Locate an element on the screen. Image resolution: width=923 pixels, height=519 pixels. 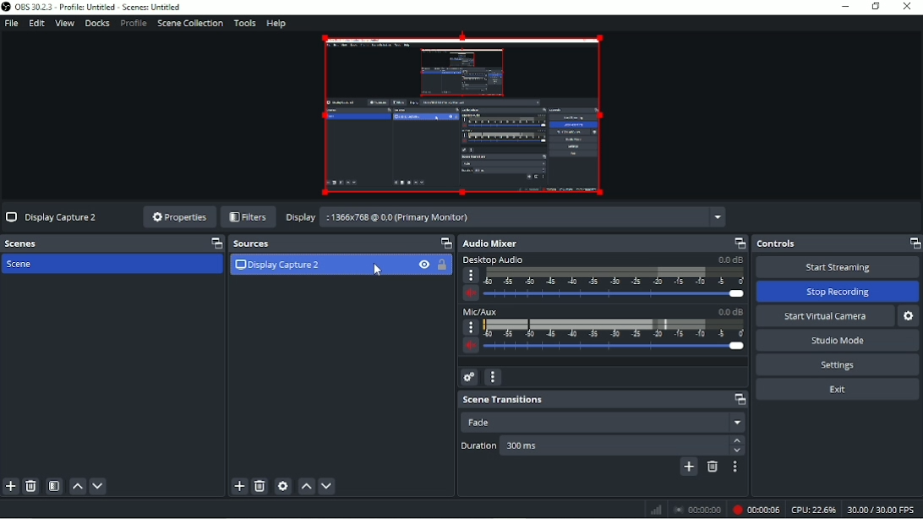
Lock is located at coordinates (444, 265).